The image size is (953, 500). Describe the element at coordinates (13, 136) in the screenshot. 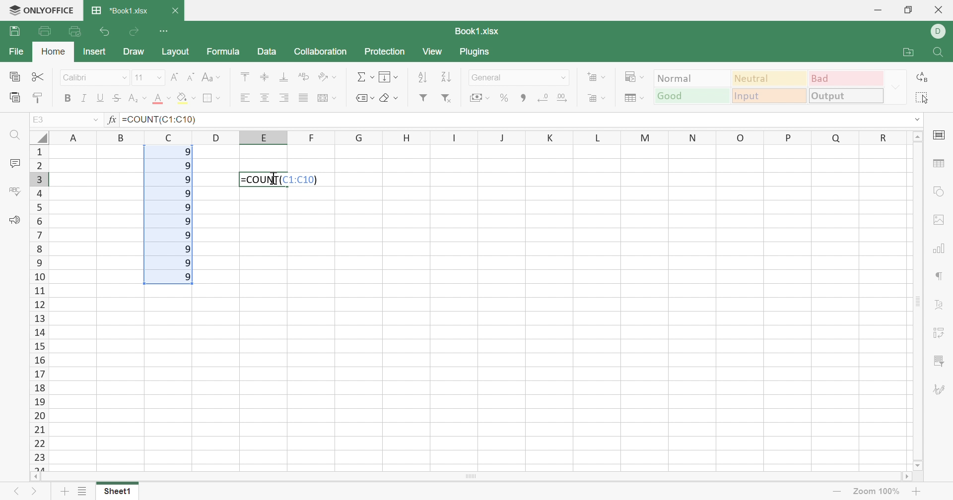

I see `Find` at that location.